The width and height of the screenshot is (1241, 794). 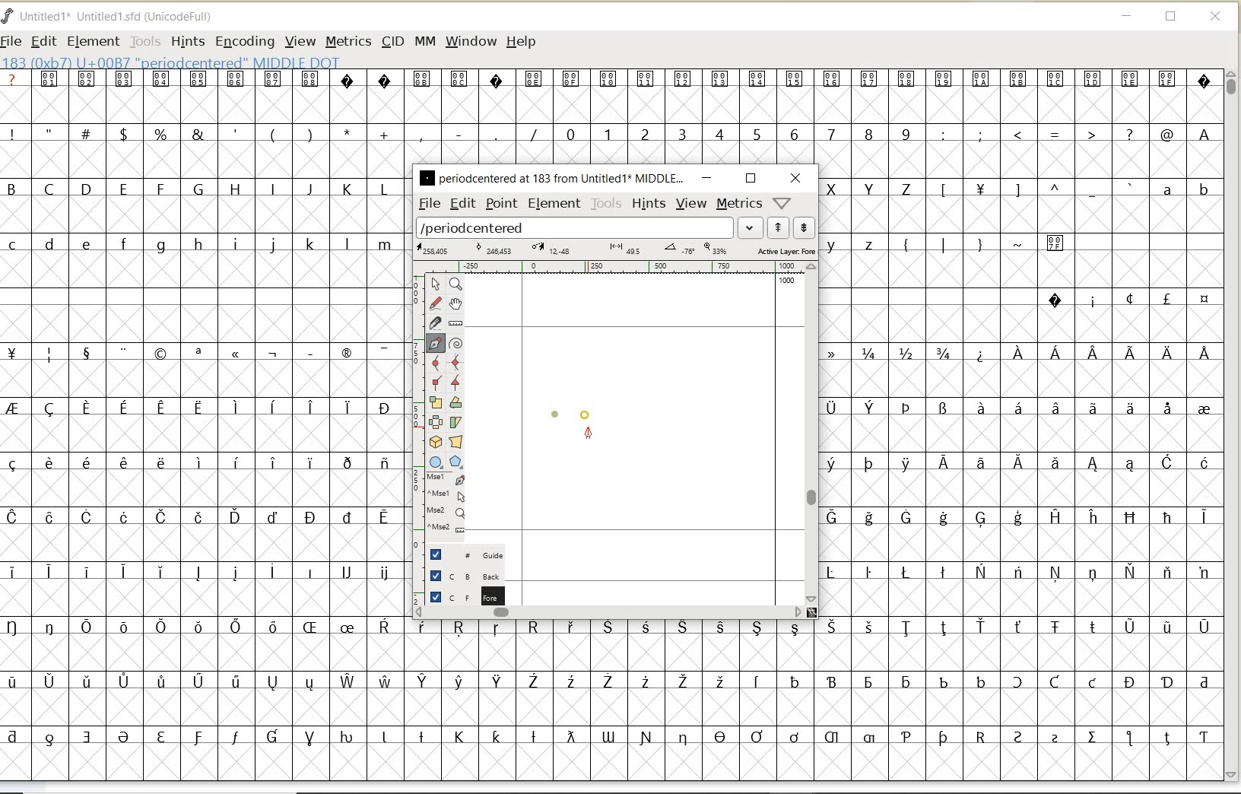 I want to click on CLOSE, so click(x=1217, y=17).